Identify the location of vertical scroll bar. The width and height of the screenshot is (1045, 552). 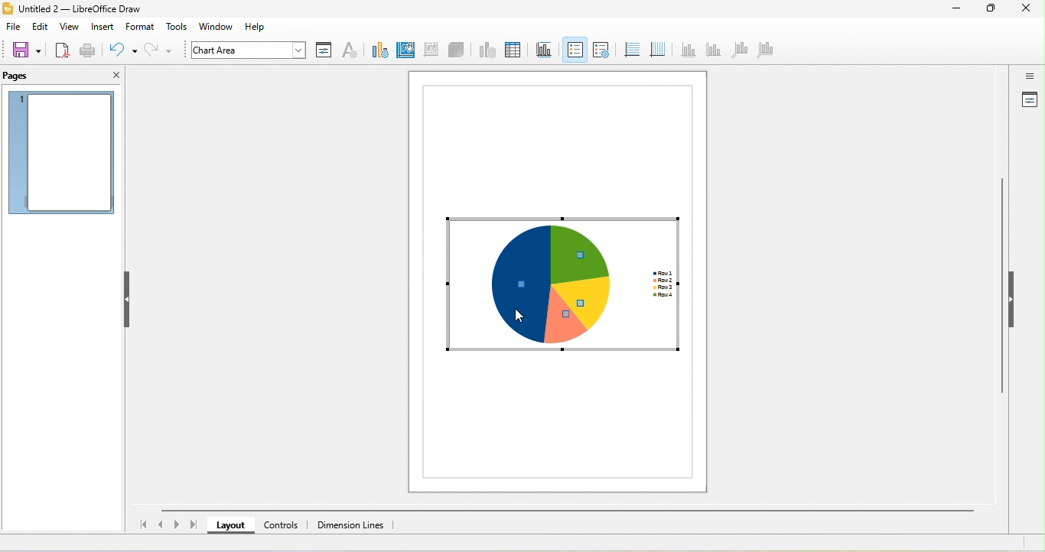
(1002, 291).